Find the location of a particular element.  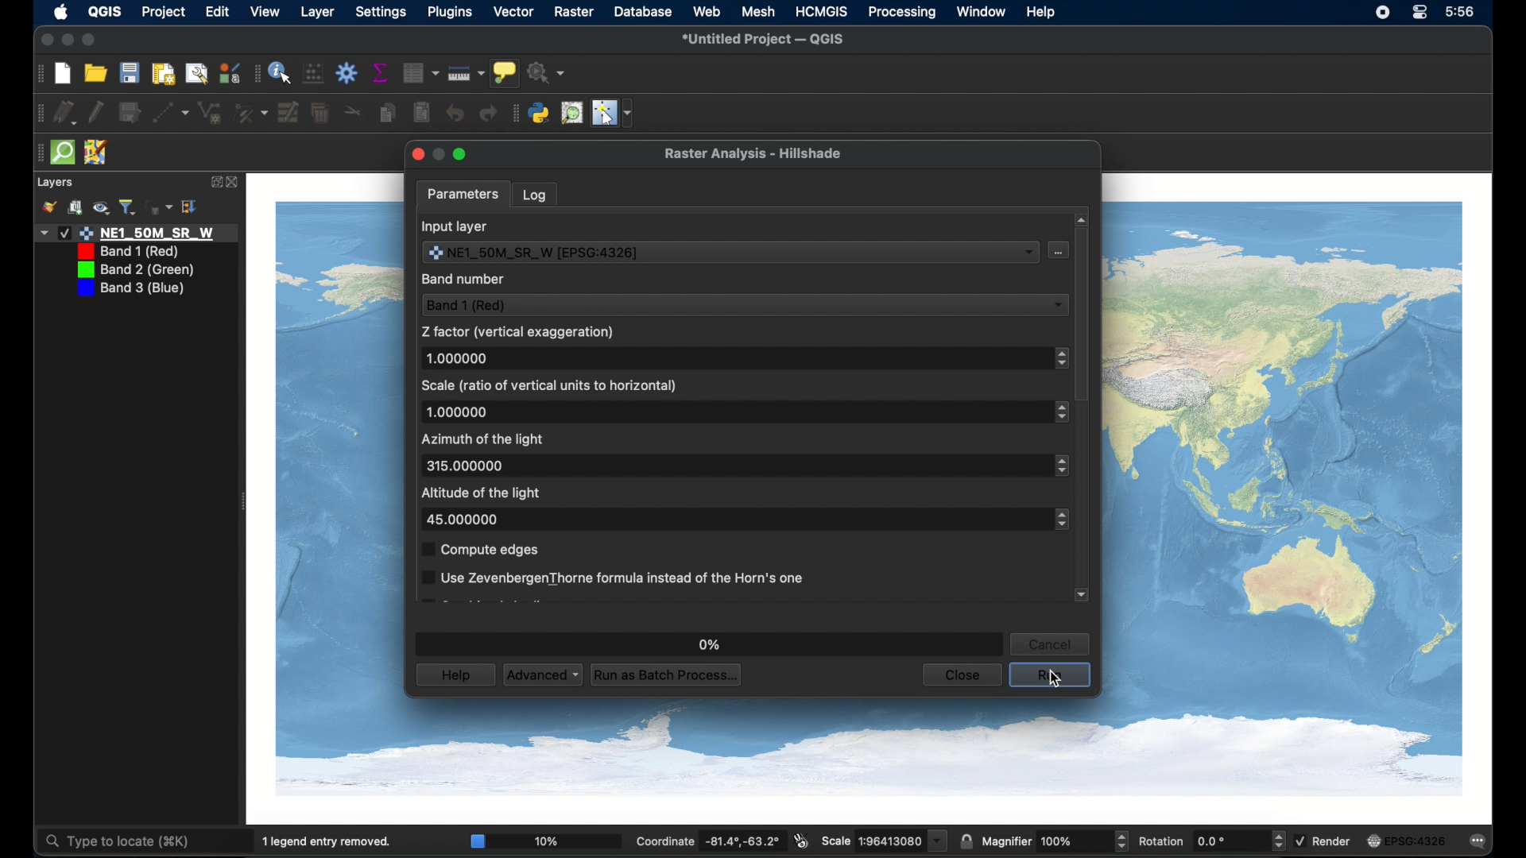

time is located at coordinates (1460, 11).